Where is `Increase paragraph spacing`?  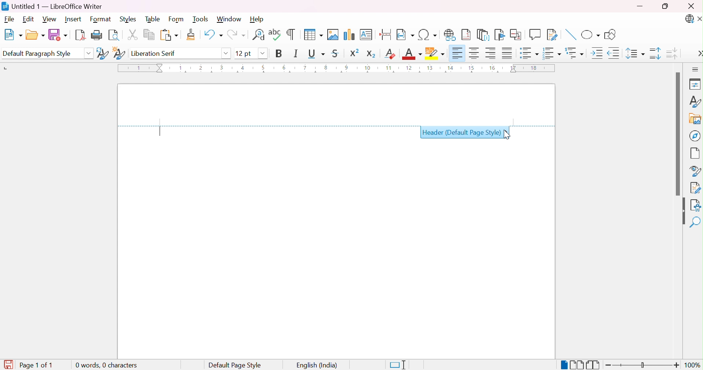
Increase paragraph spacing is located at coordinates (655, 53).